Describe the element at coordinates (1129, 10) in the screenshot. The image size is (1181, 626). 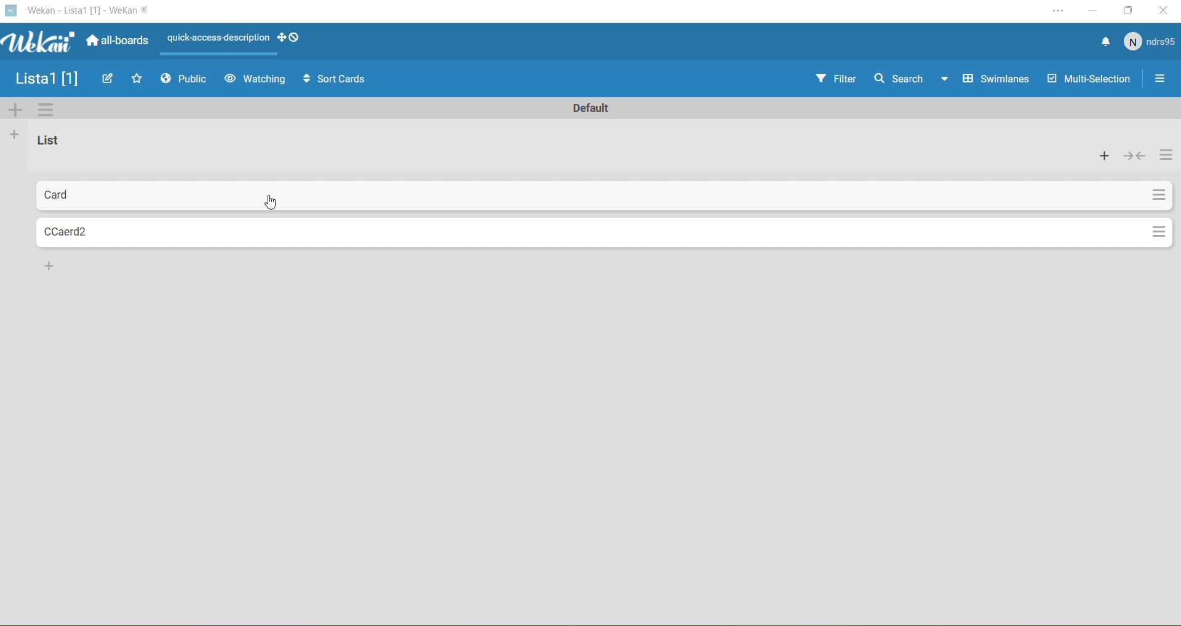
I see `Box` at that location.